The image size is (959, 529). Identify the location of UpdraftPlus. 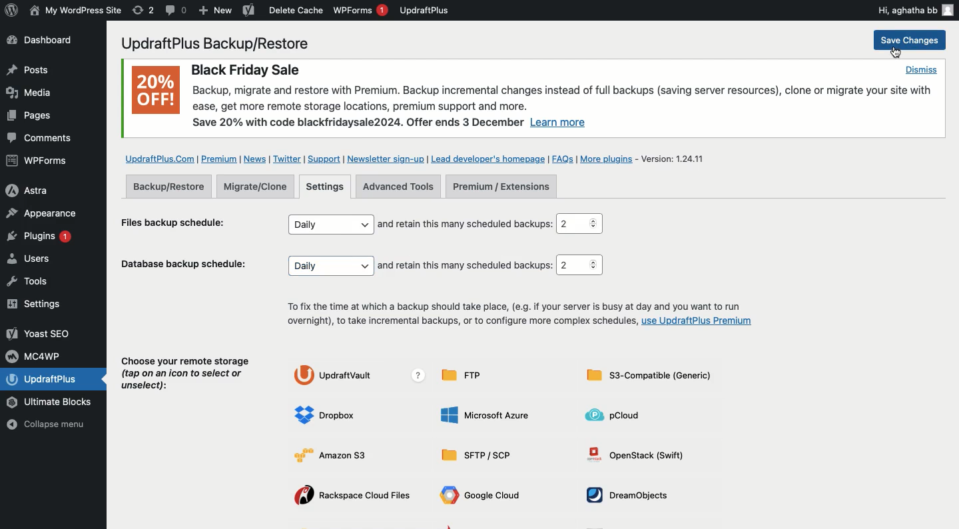
(55, 379).